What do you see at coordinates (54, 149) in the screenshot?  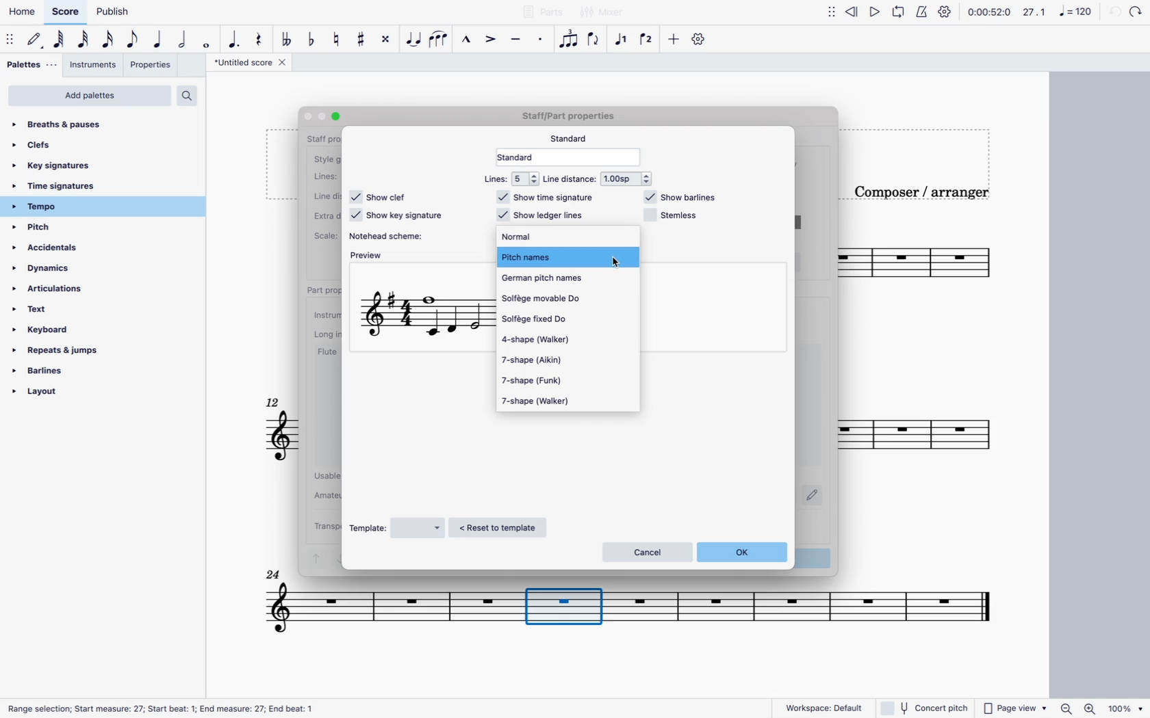 I see `clefs` at bounding box center [54, 149].